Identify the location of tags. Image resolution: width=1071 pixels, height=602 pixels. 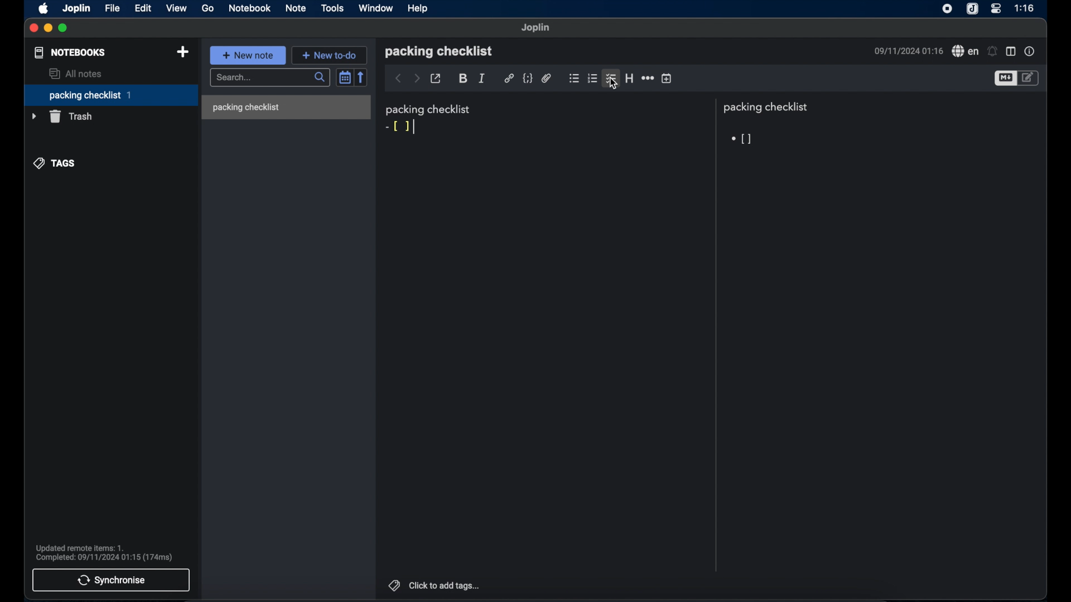
(54, 164).